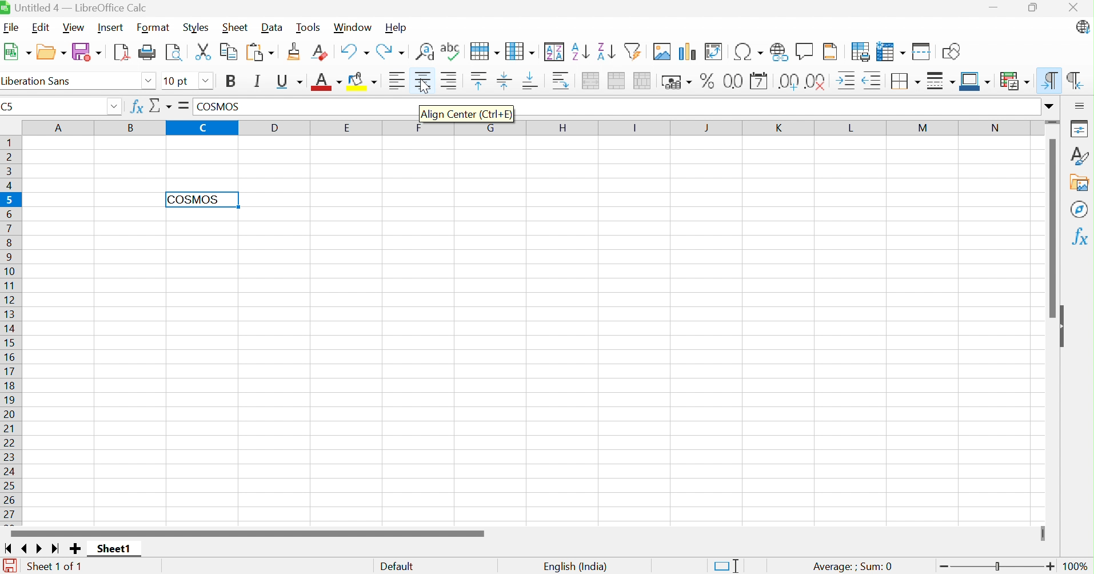 The width and height of the screenshot is (1094, 574). I want to click on Sort Ascending, so click(580, 52).